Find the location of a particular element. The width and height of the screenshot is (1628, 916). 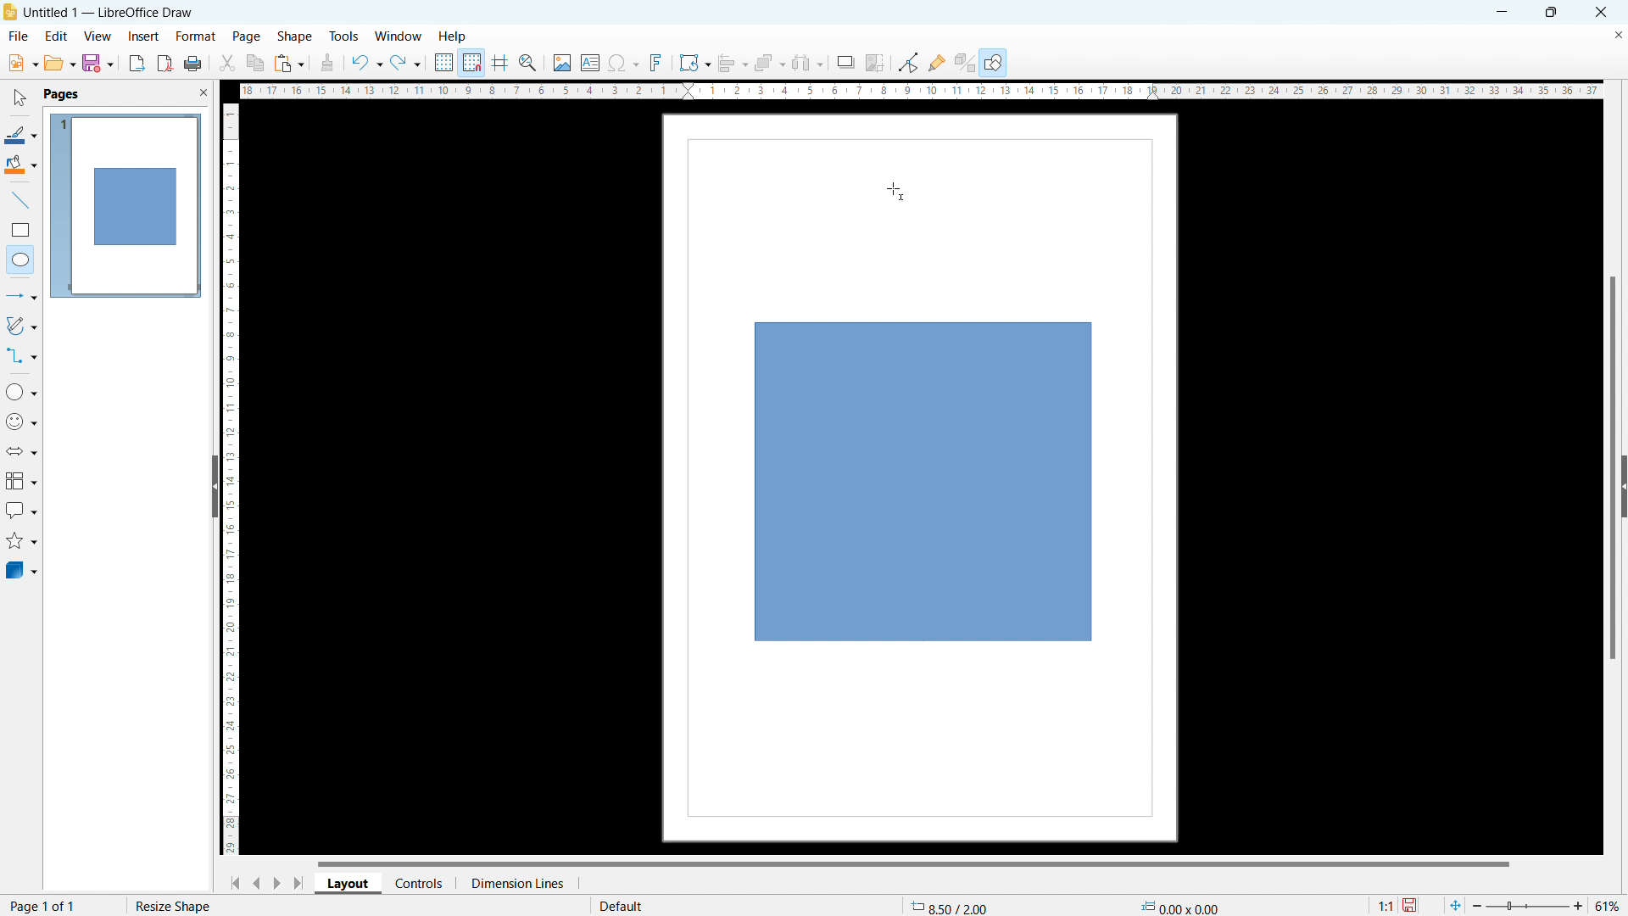

current page is located at coordinates (44, 905).